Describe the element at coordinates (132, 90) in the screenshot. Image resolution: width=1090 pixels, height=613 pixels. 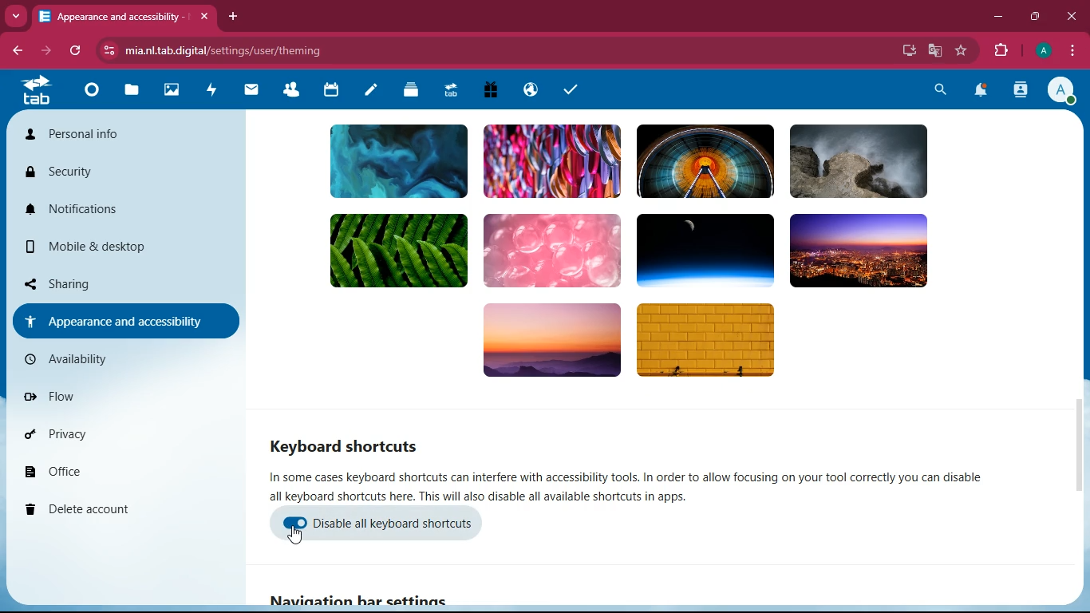
I see `files` at that location.